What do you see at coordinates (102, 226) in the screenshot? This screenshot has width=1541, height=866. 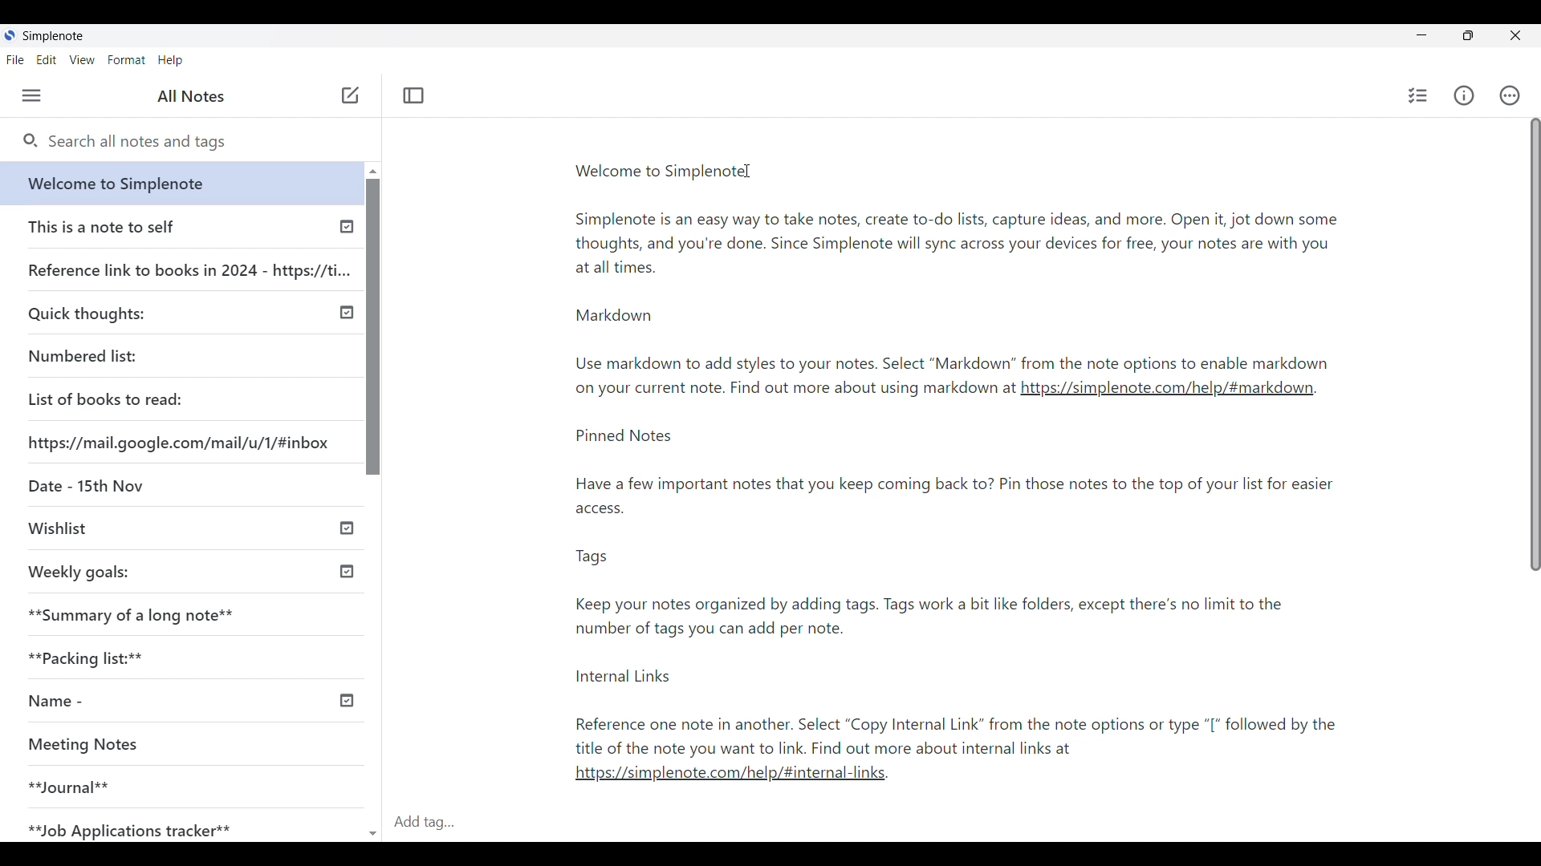 I see `This is a note to self` at bounding box center [102, 226].